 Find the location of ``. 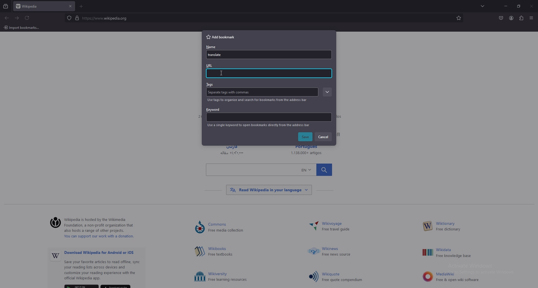

 is located at coordinates (269, 190).